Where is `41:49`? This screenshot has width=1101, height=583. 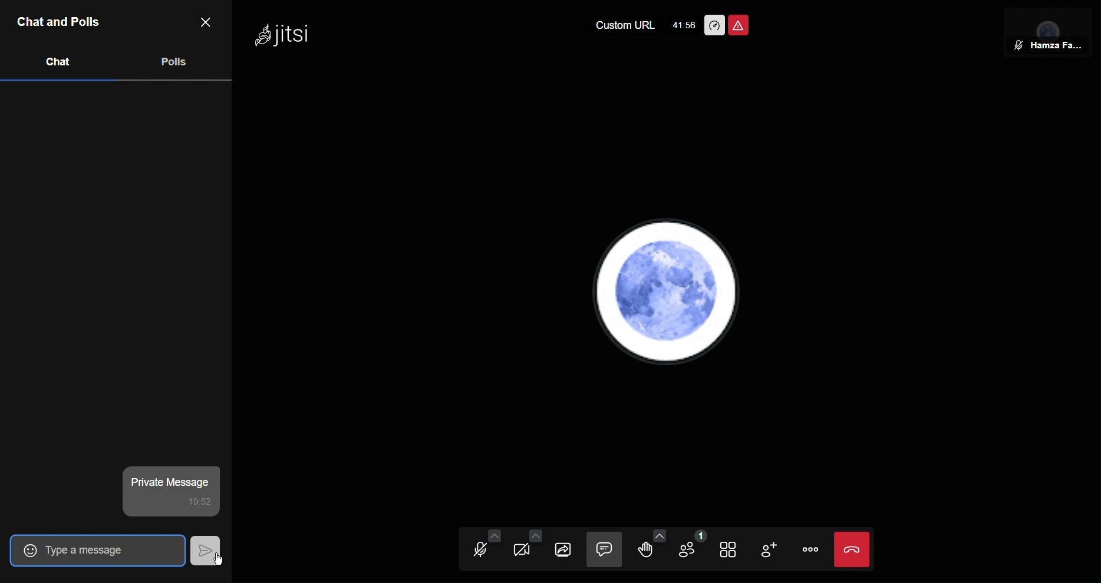 41:49 is located at coordinates (681, 25).